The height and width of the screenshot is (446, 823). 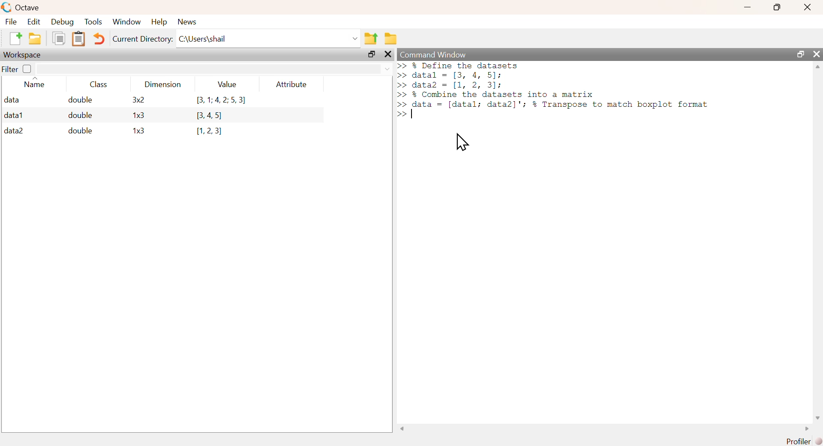 What do you see at coordinates (139, 131) in the screenshot?
I see `1x3` at bounding box center [139, 131].